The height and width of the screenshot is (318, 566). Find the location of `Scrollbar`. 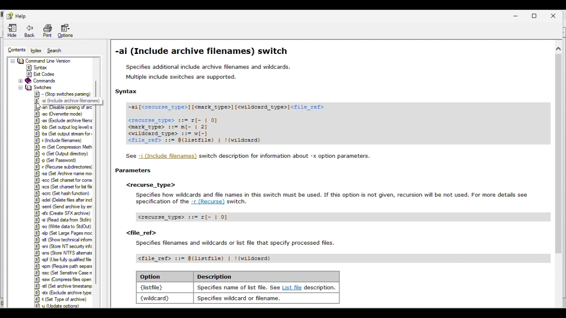

Scrollbar is located at coordinates (558, 177).